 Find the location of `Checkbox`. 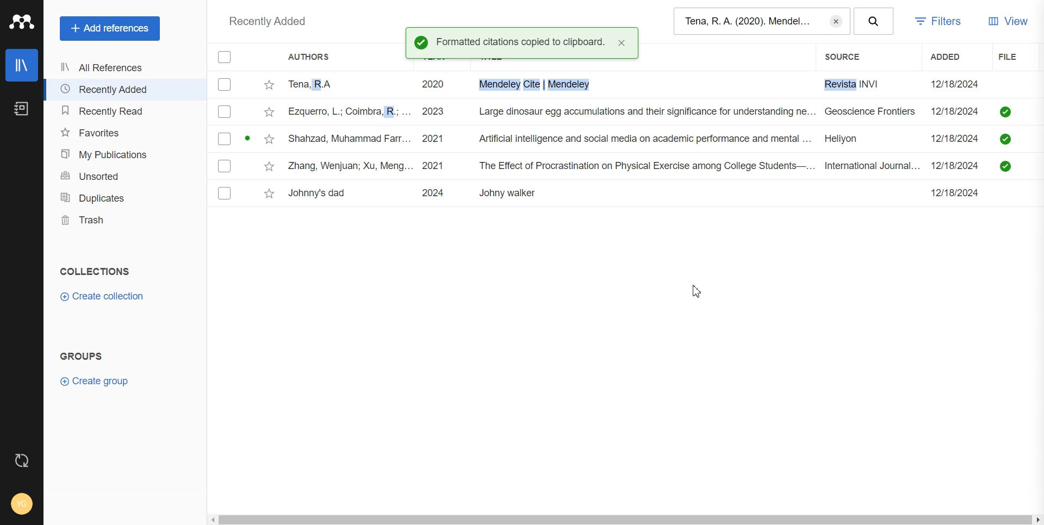

Checkbox is located at coordinates (225, 193).